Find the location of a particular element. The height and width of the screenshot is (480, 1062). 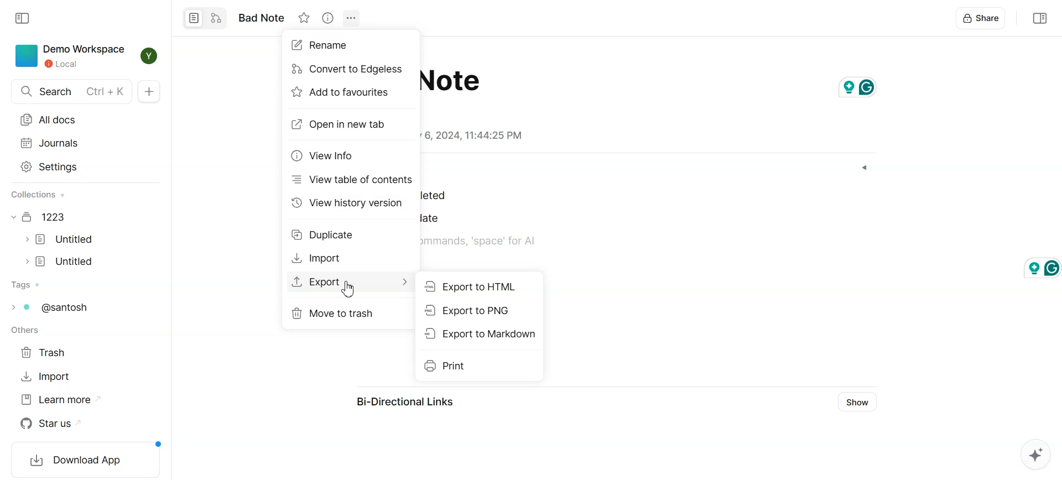

Profile is located at coordinates (149, 57).